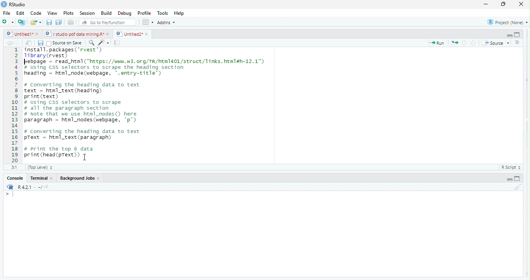  Describe the element at coordinates (437, 43) in the screenshot. I see `run` at that location.